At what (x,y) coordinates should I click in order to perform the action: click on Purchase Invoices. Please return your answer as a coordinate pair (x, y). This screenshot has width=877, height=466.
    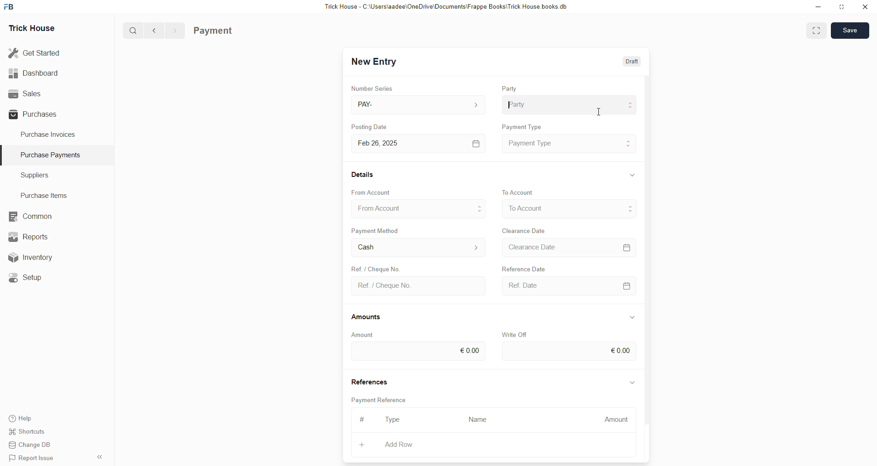
    Looking at the image, I should click on (47, 136).